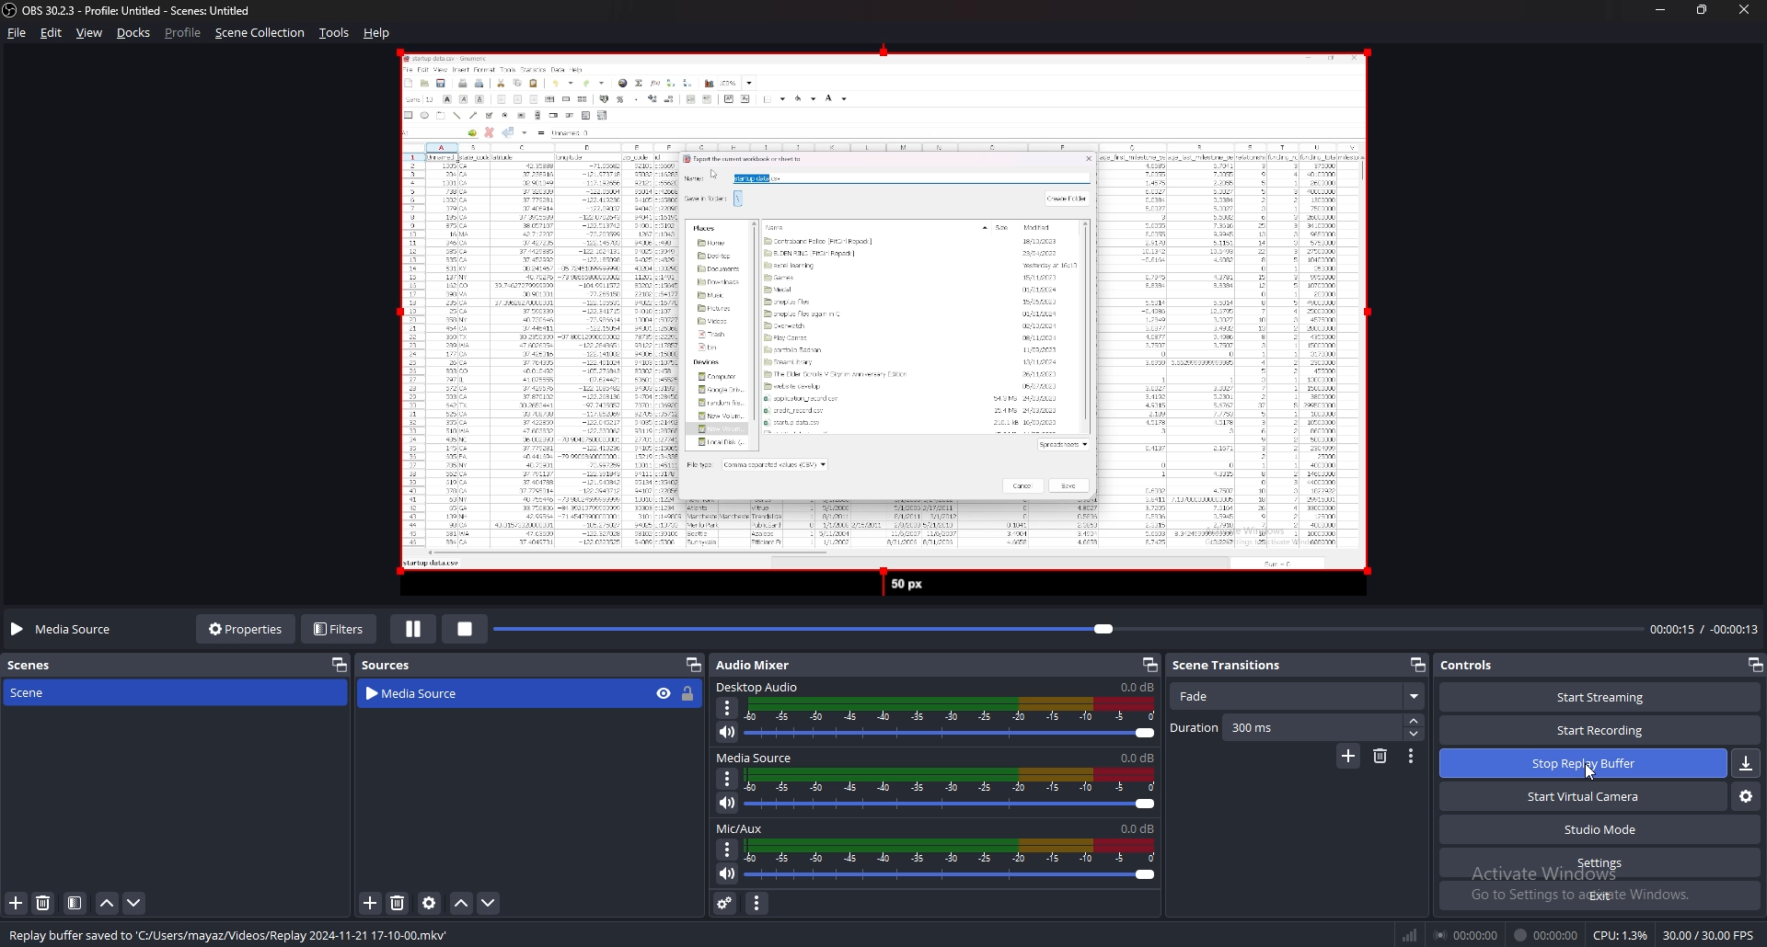 Image resolution: width=1767 pixels, height=947 pixels. Describe the element at coordinates (333, 33) in the screenshot. I see `tools` at that location.